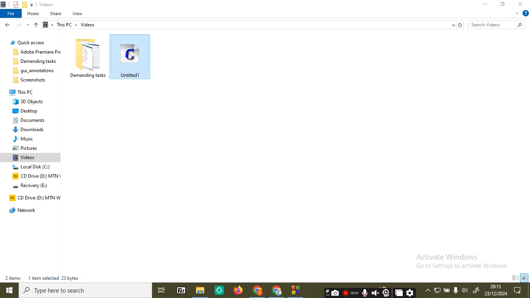 This screenshot has height=298, width=530. I want to click on folder, so click(34, 53).